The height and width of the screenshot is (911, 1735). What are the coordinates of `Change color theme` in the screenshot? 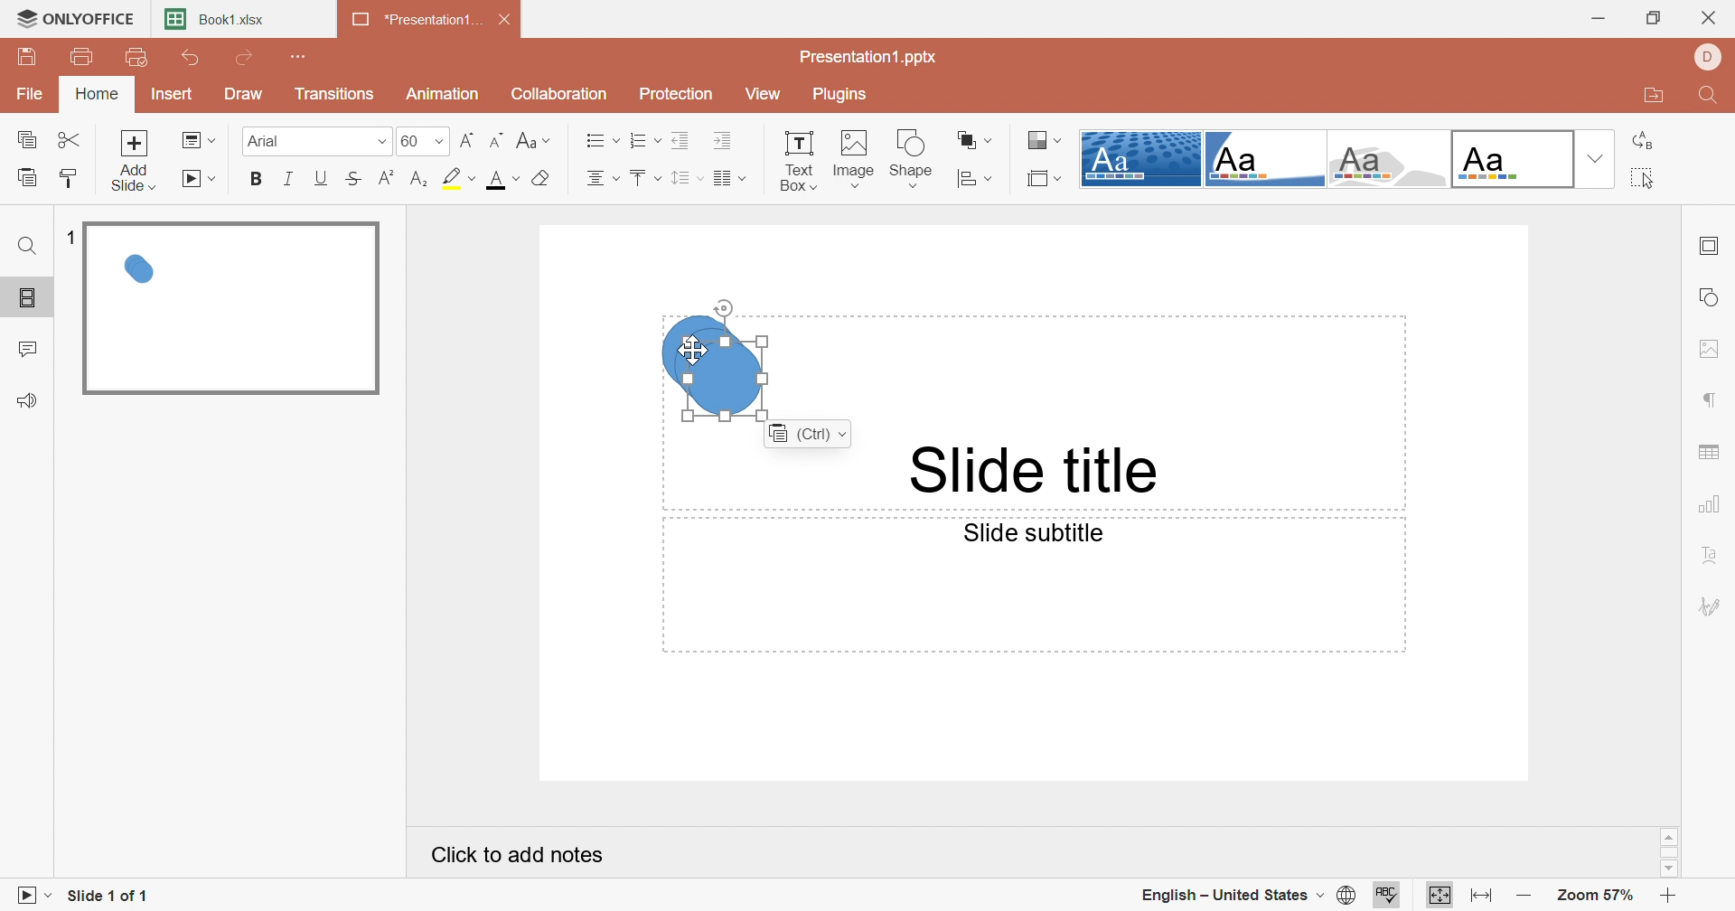 It's located at (1045, 139).